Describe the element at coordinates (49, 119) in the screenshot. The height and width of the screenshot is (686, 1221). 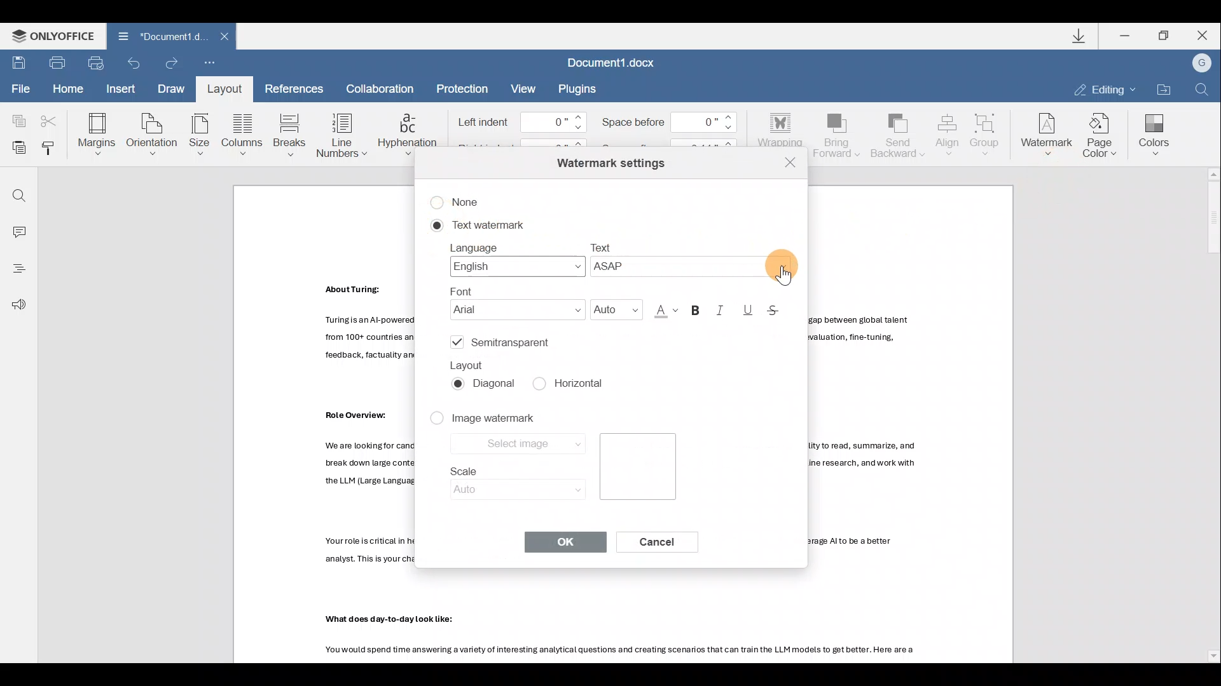
I see `Cut` at that location.